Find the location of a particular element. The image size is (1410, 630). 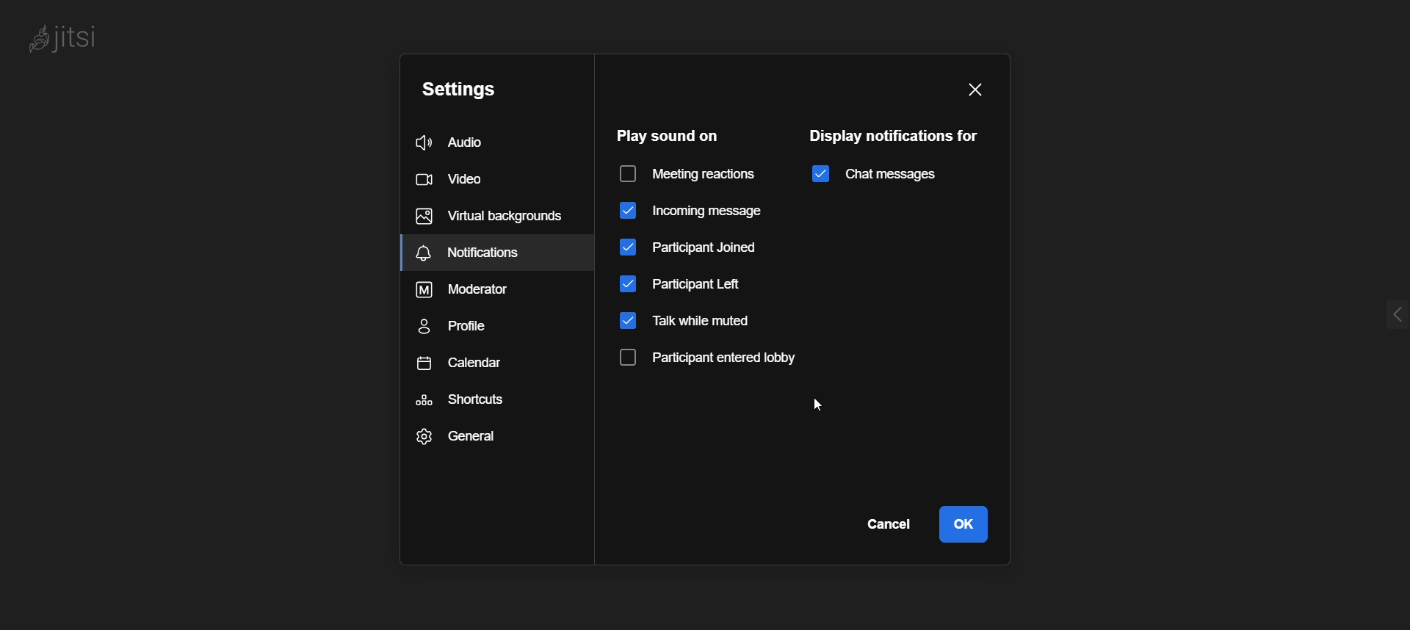

Close Setting is located at coordinates (975, 90).